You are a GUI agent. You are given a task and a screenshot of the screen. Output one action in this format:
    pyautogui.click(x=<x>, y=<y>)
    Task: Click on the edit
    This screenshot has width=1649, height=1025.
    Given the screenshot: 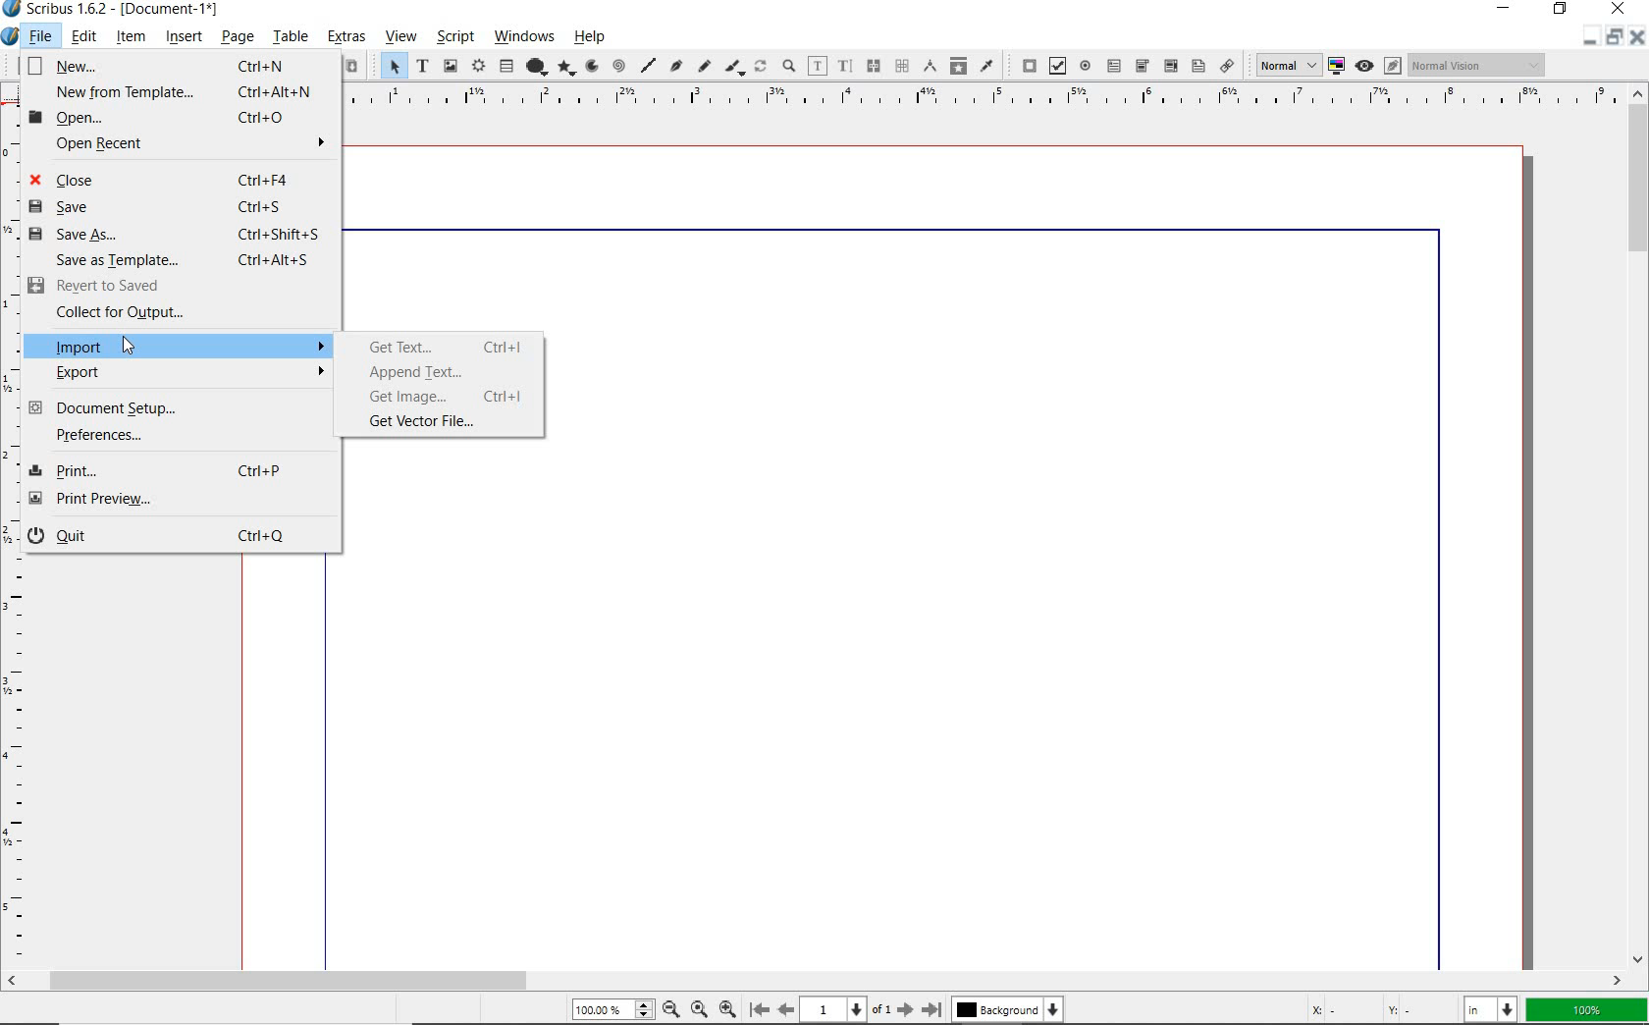 What is the action you would take?
    pyautogui.click(x=84, y=38)
    